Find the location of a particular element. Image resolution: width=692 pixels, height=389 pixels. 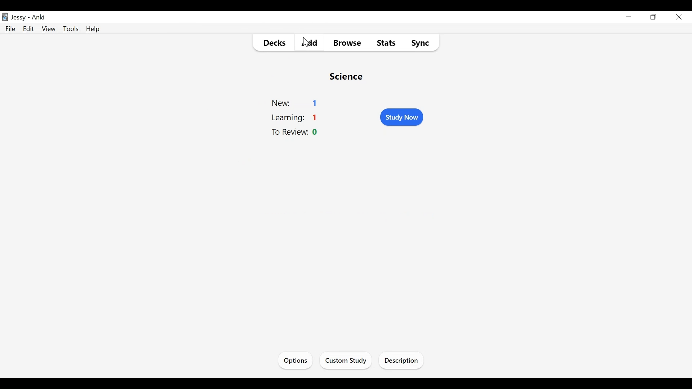

Study Now is located at coordinates (401, 117).